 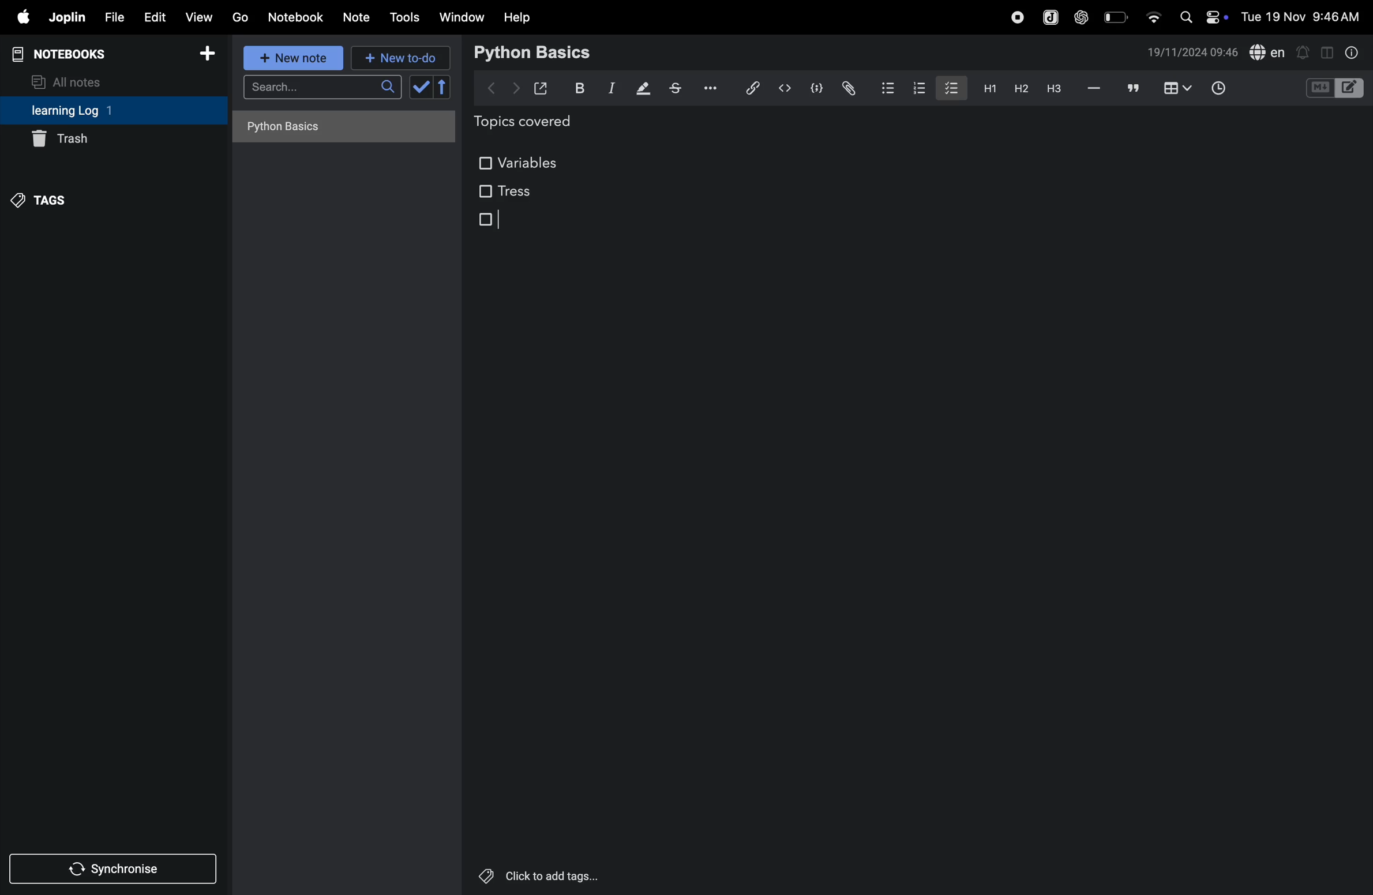 What do you see at coordinates (200, 17) in the screenshot?
I see `view` at bounding box center [200, 17].